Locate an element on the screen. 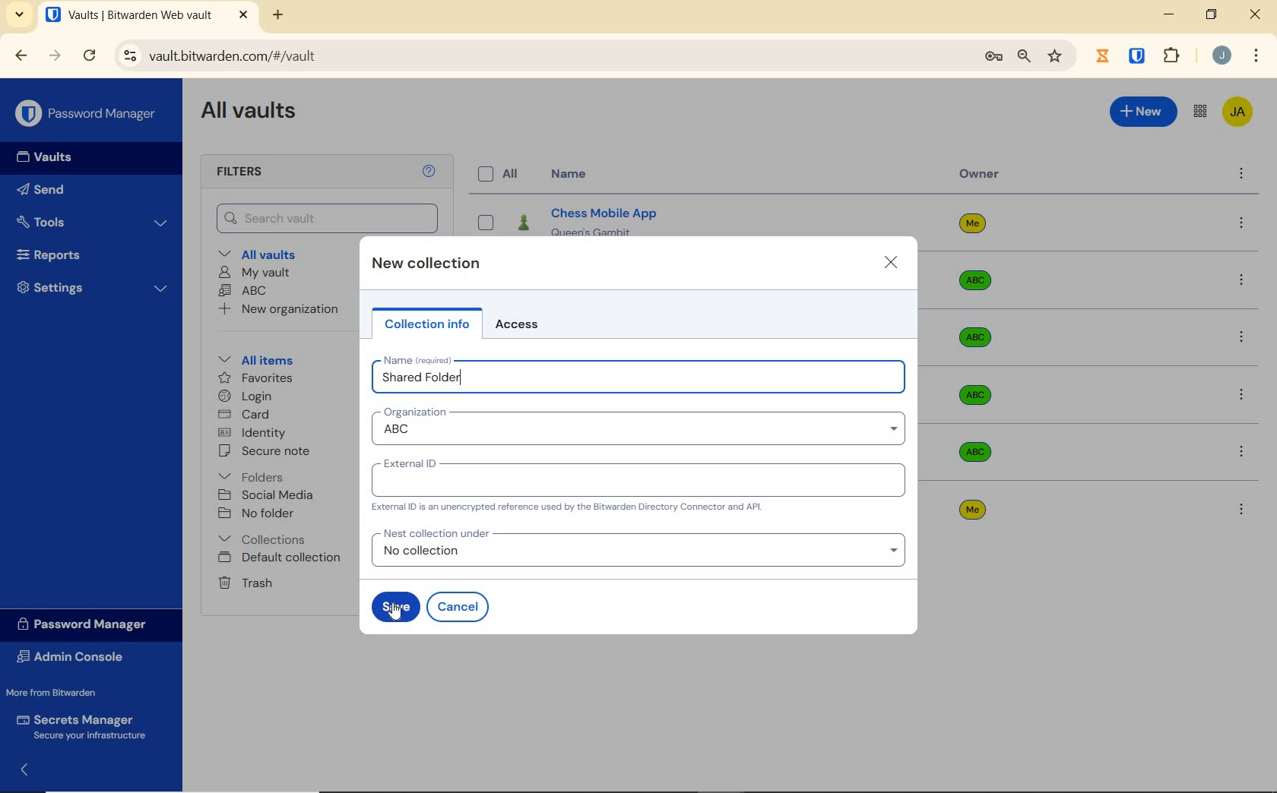 This screenshot has height=793, width=1277. toggle between admin console and password manager is located at coordinates (1199, 111).